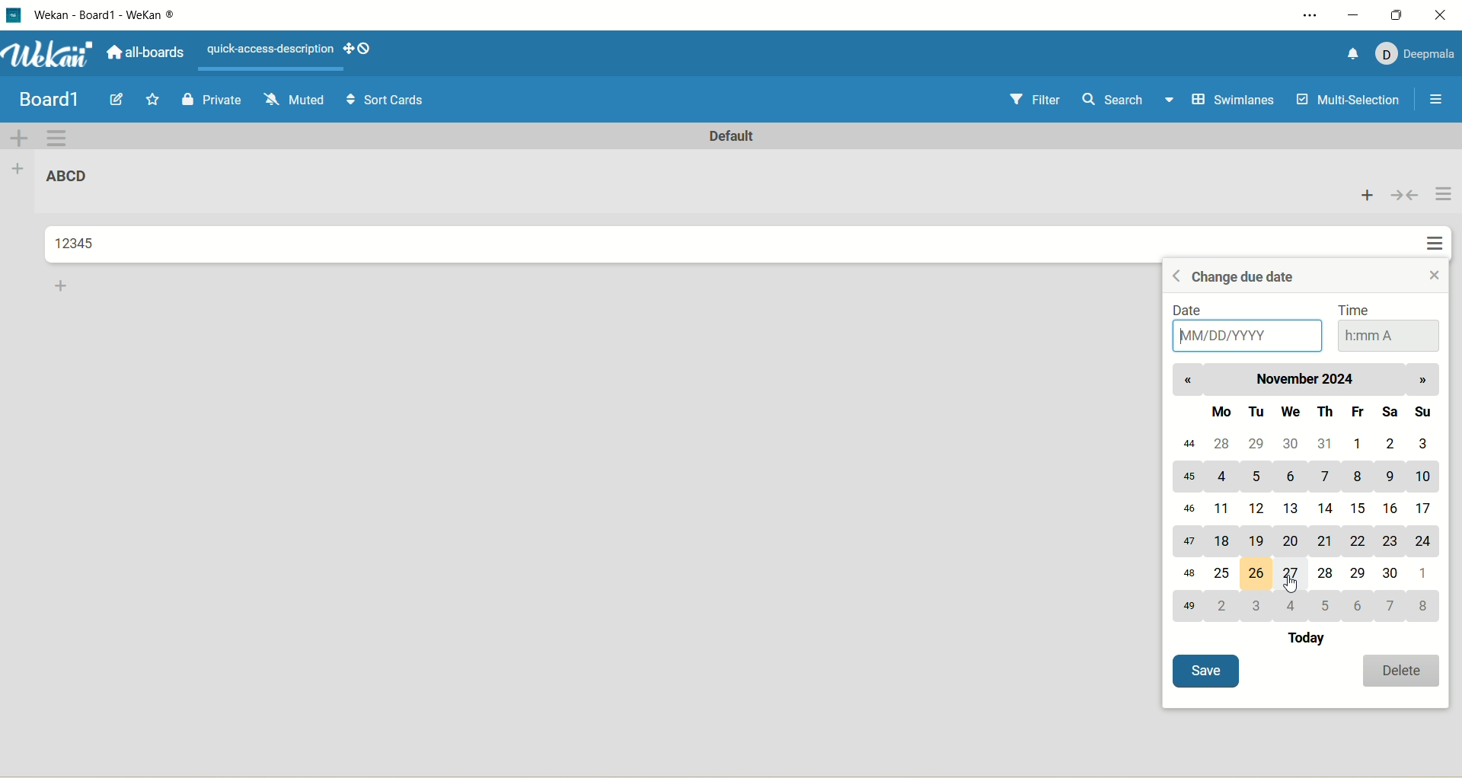 This screenshot has height=778, width=1462. Describe the element at coordinates (21, 172) in the screenshot. I see `add list` at that location.